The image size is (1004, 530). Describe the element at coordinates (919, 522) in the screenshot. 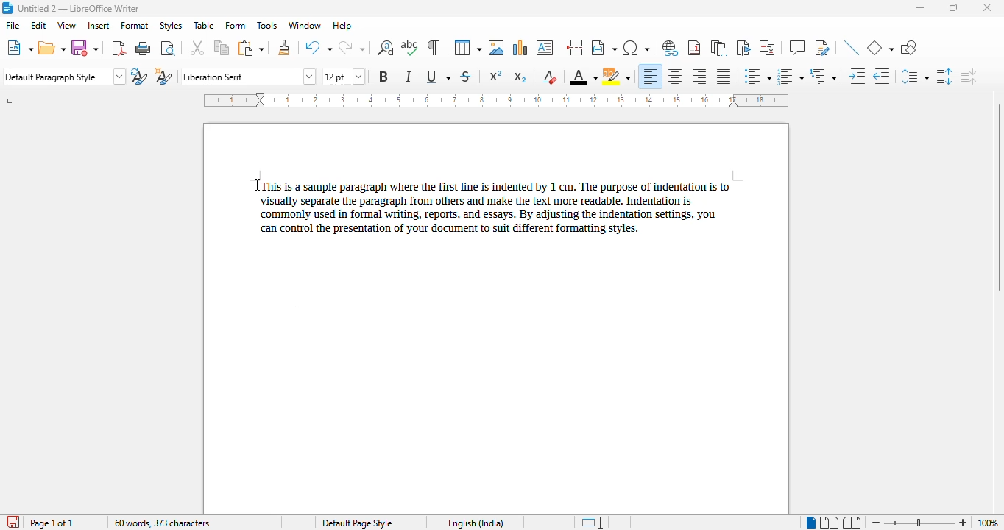

I see `zoom slider` at that location.